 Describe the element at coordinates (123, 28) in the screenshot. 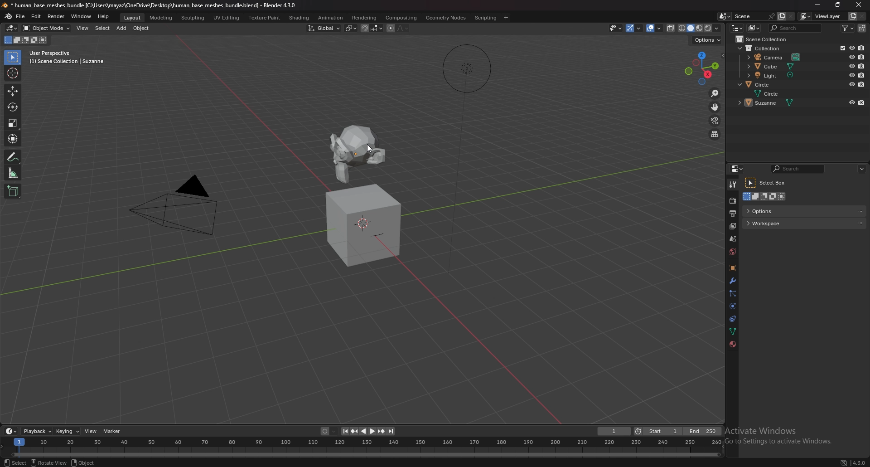

I see `add` at that location.